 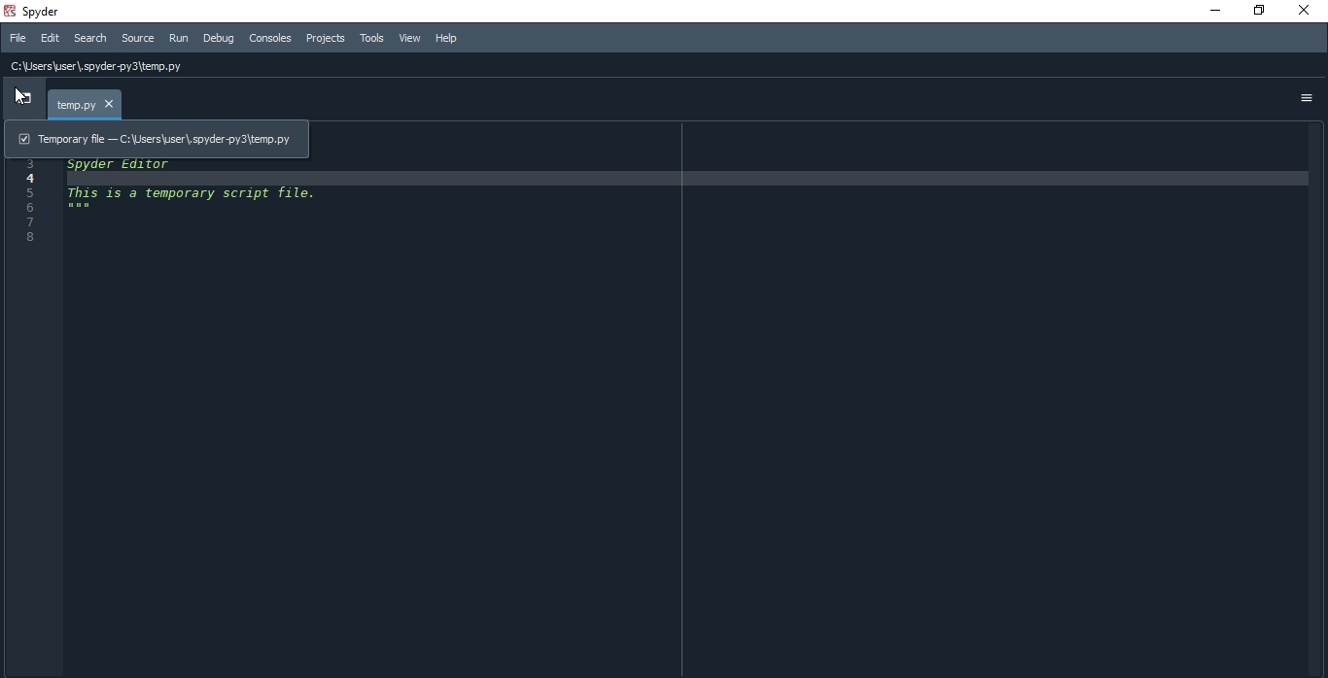 I want to click on 8, so click(x=34, y=237).